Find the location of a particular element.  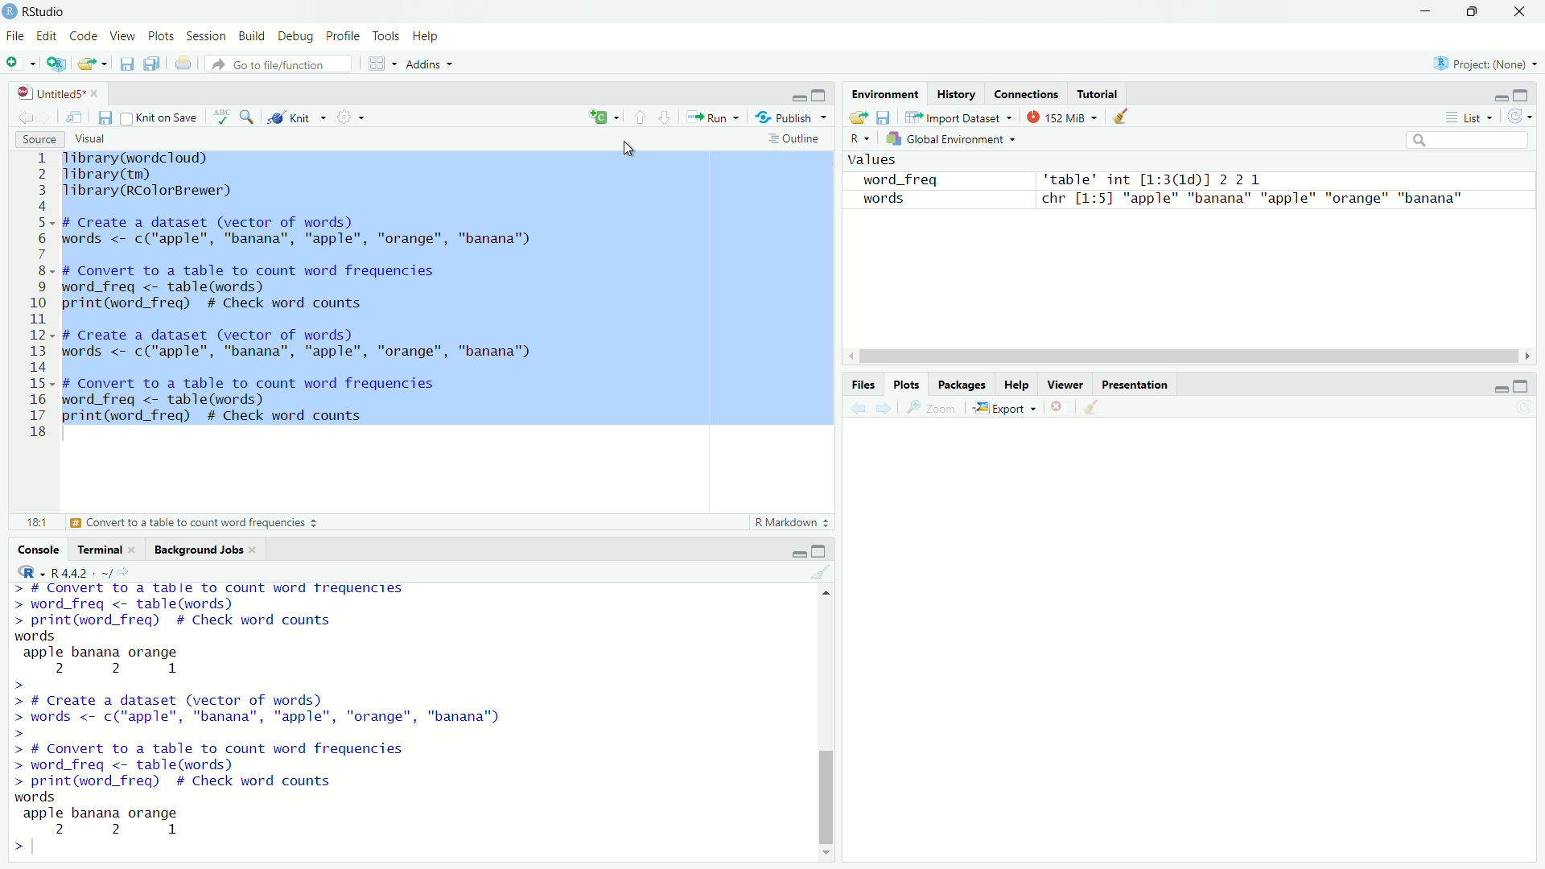

Minimize is located at coordinates (1497, 391).